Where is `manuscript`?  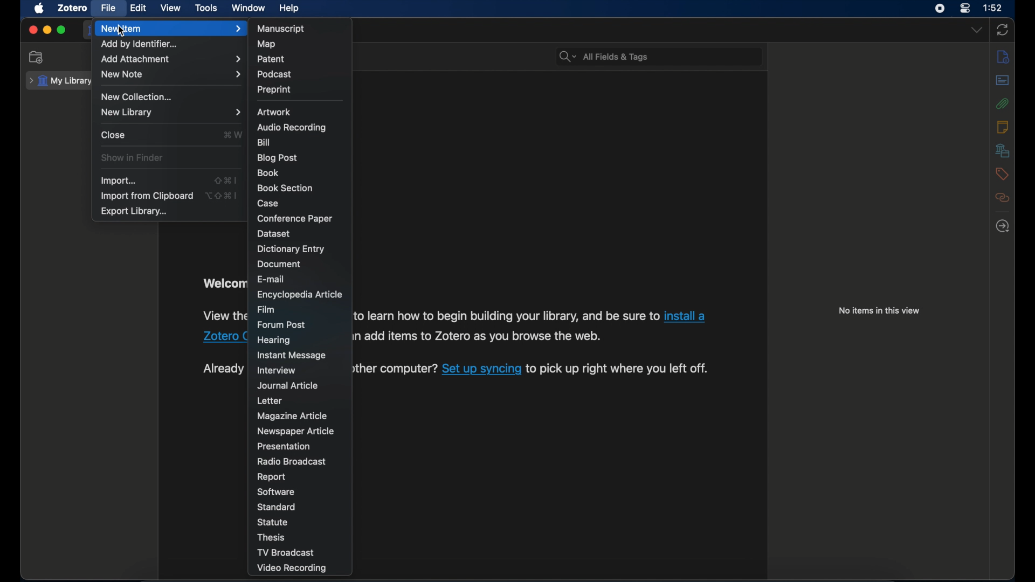
manuscript is located at coordinates (281, 28).